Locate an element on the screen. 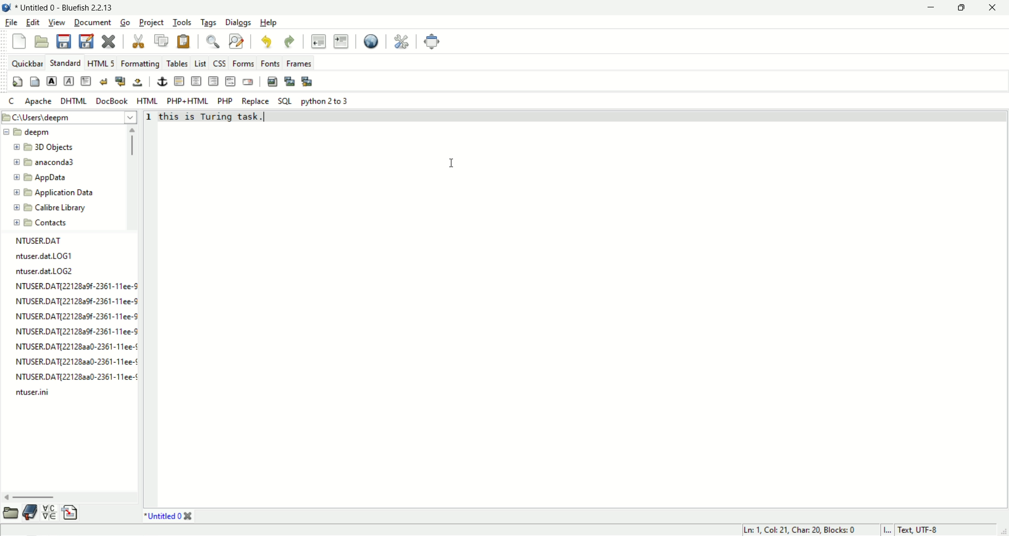 This screenshot has width=1009, height=536. New file is located at coordinates (18, 41).